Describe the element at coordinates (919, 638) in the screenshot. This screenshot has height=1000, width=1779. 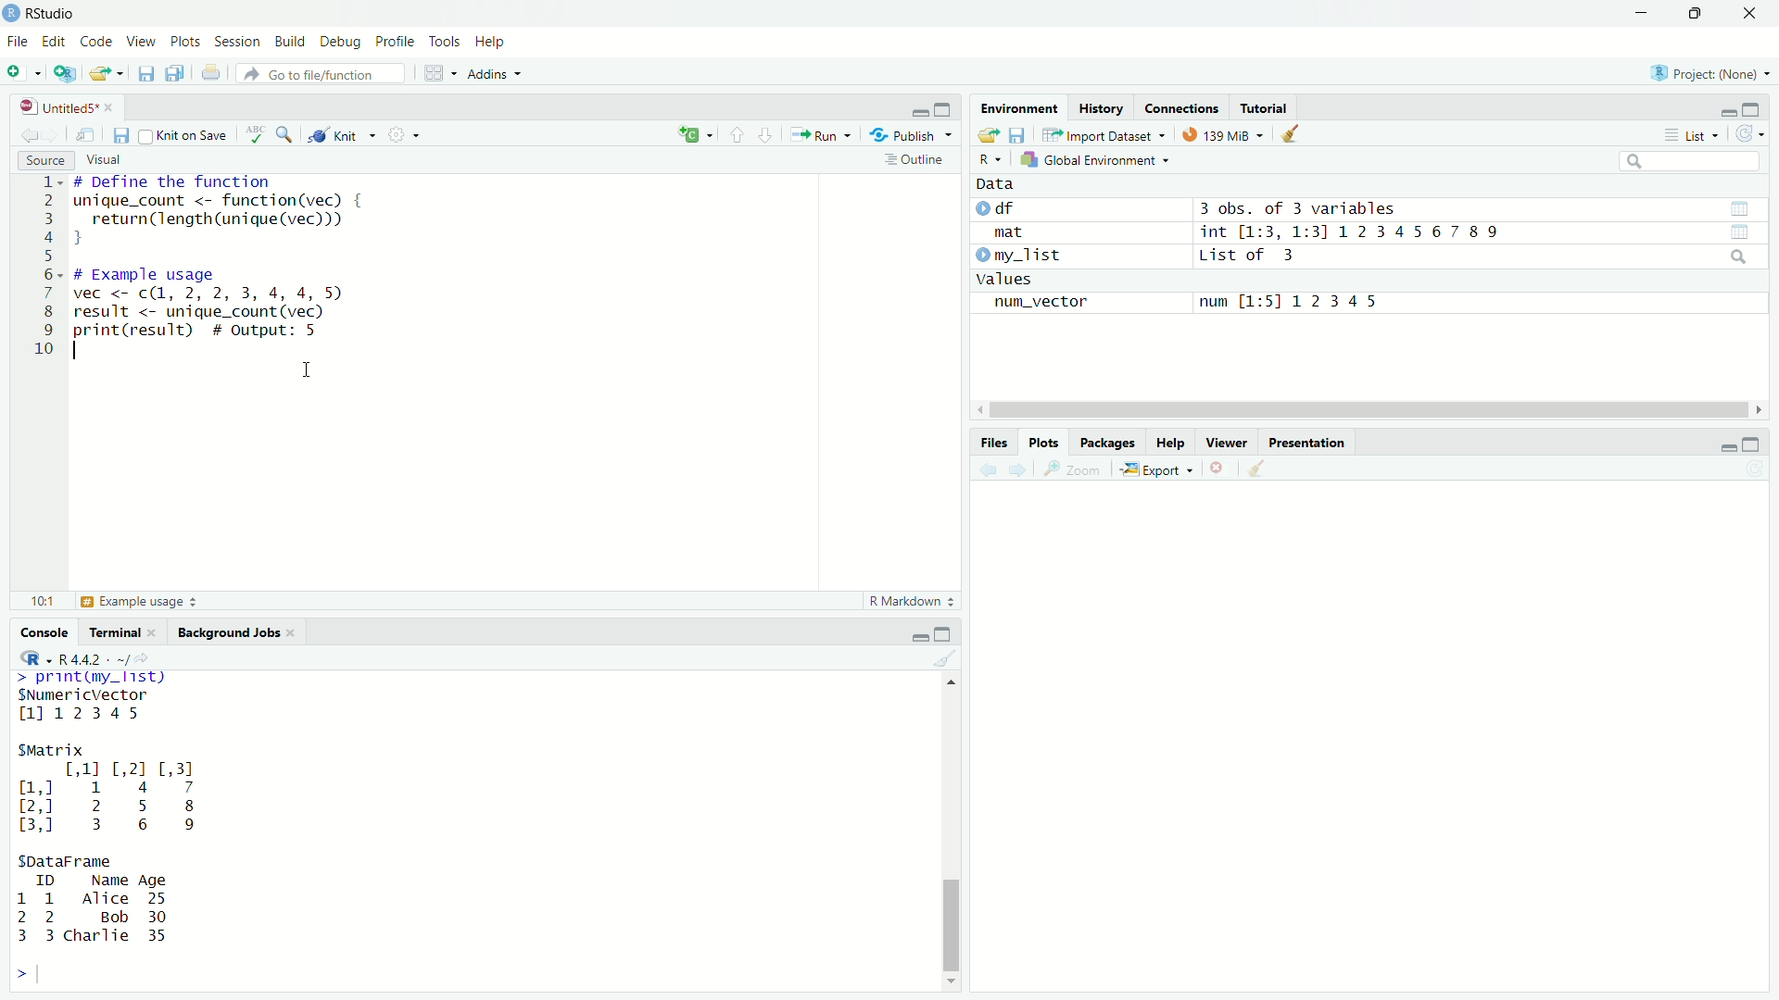
I see `minimize` at that location.